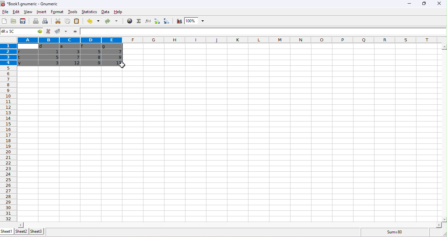  Describe the element at coordinates (167, 21) in the screenshot. I see `sort descending` at that location.